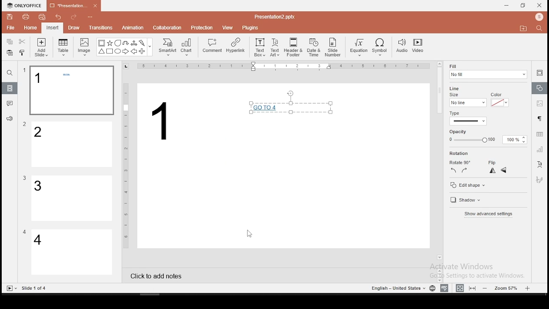 The image size is (549, 309). What do you see at coordinates (22, 52) in the screenshot?
I see `clone formatting` at bounding box center [22, 52].